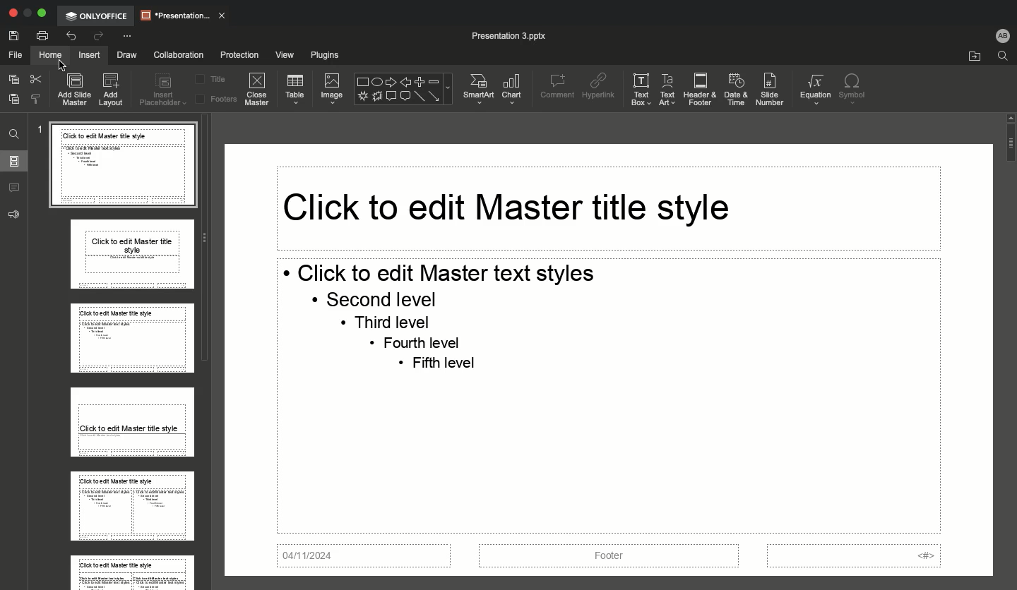  I want to click on «+ Fifth level, so click(442, 366).